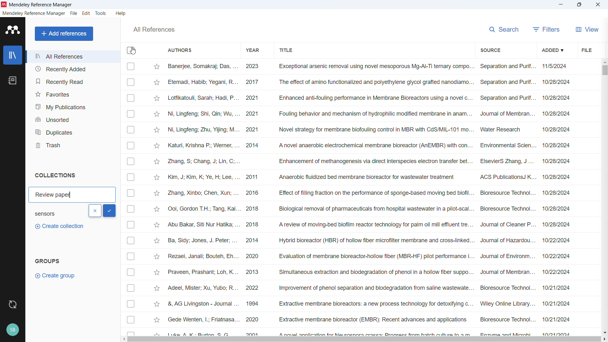 This screenshot has width=608, height=342. Describe the element at coordinates (64, 34) in the screenshot. I see `Add references ` at that location.